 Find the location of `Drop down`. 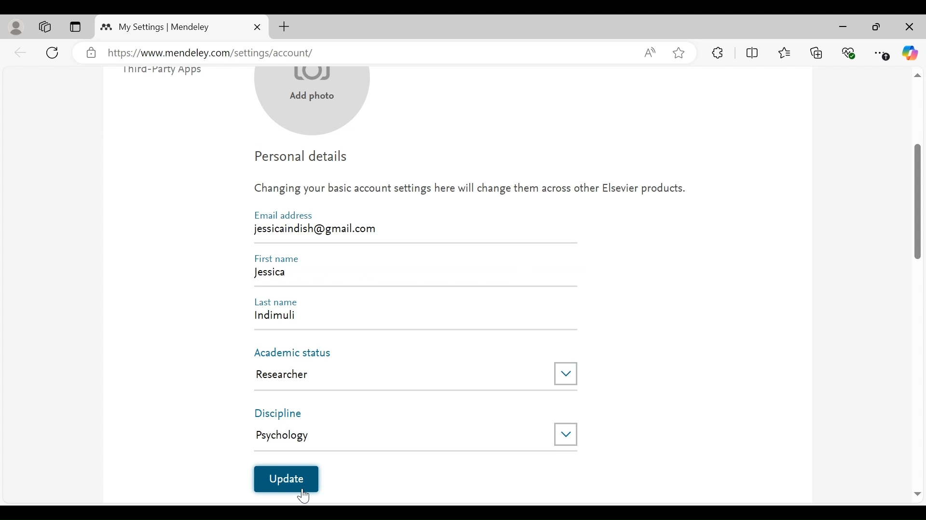

Drop down is located at coordinates (566, 374).